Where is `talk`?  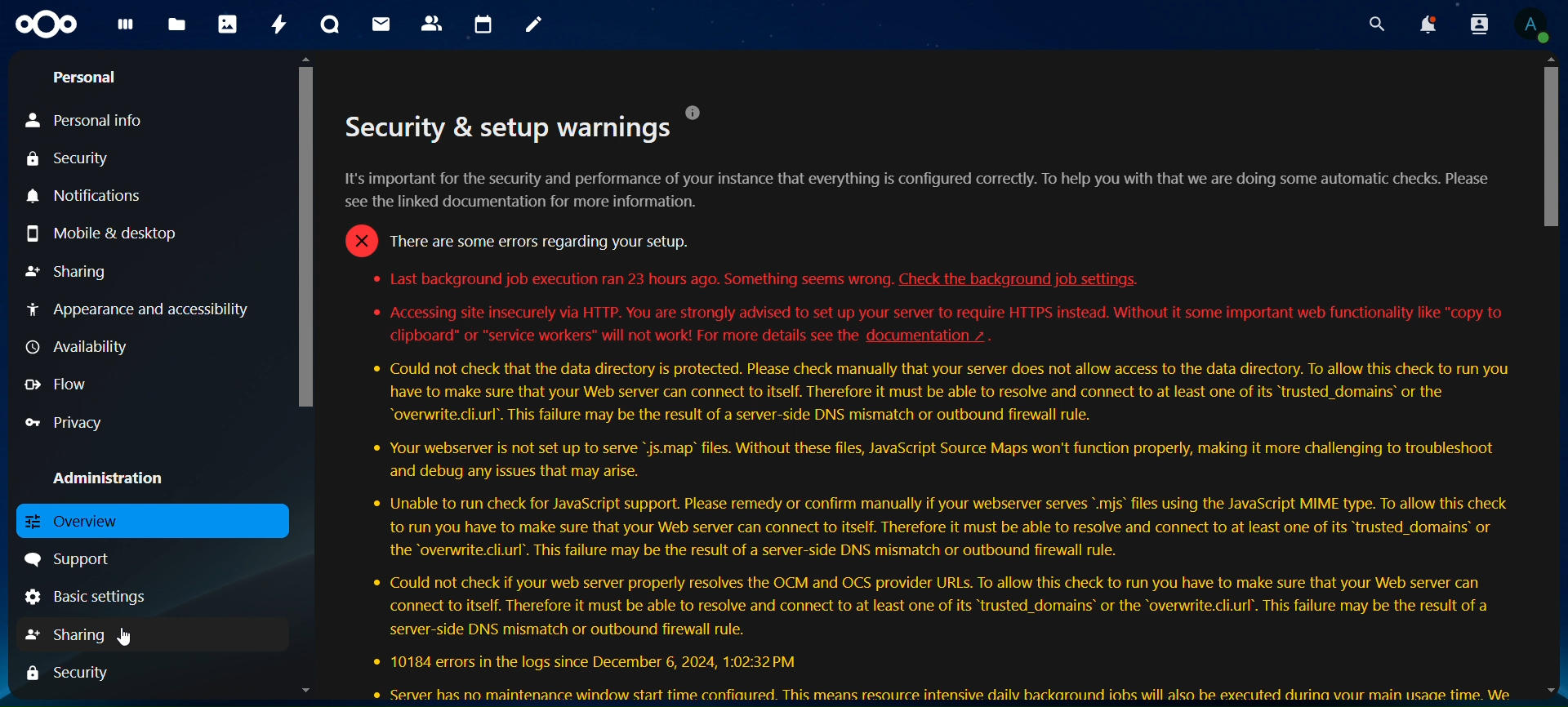
talk is located at coordinates (329, 24).